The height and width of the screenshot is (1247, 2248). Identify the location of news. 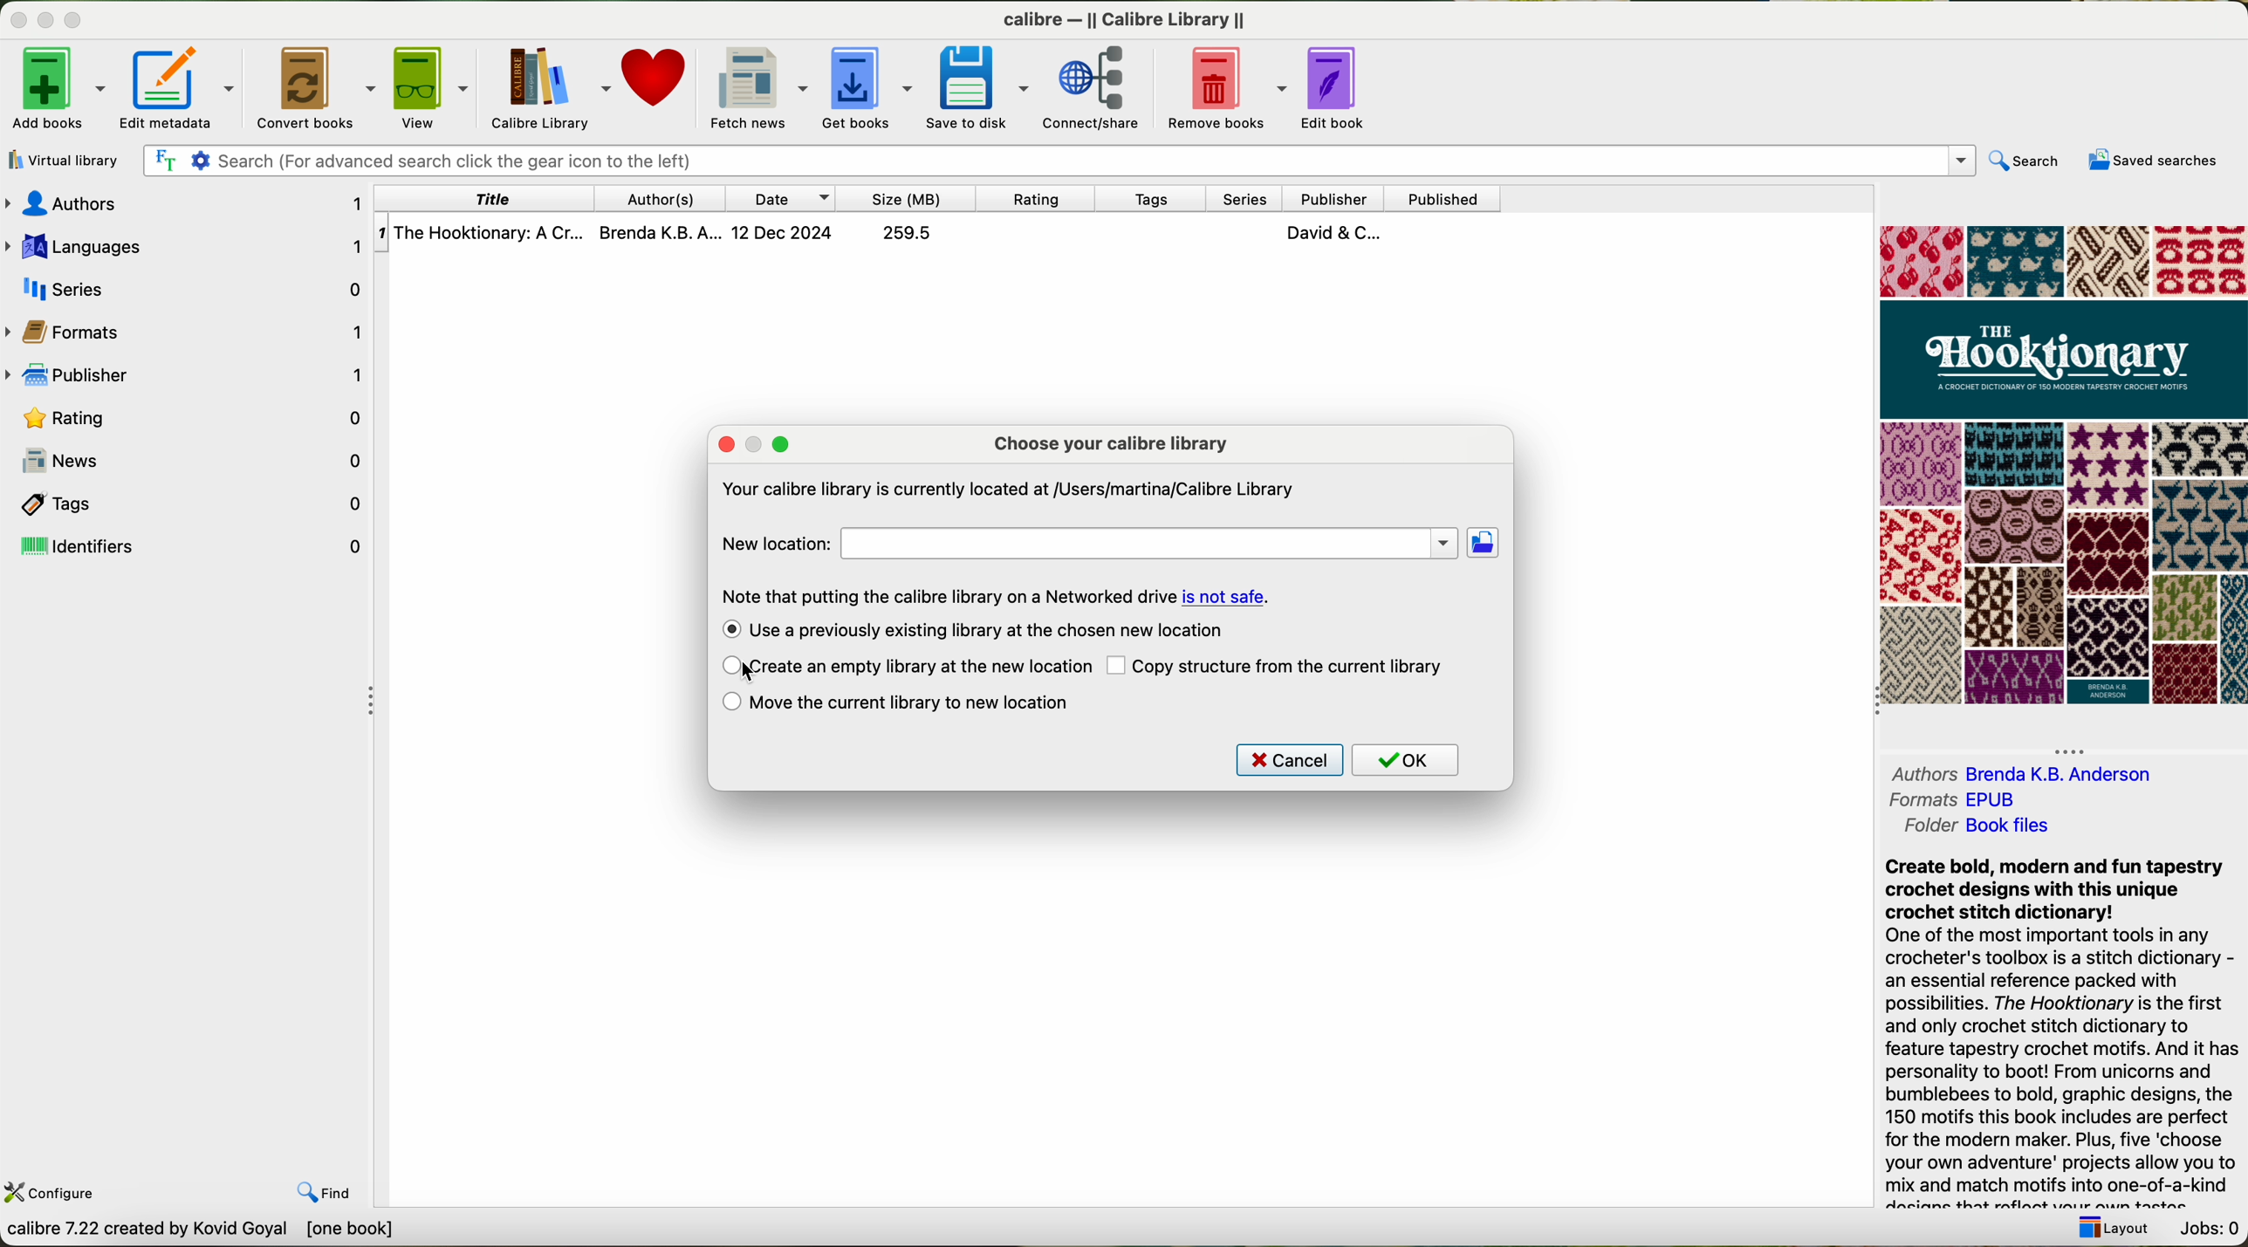
(202, 461).